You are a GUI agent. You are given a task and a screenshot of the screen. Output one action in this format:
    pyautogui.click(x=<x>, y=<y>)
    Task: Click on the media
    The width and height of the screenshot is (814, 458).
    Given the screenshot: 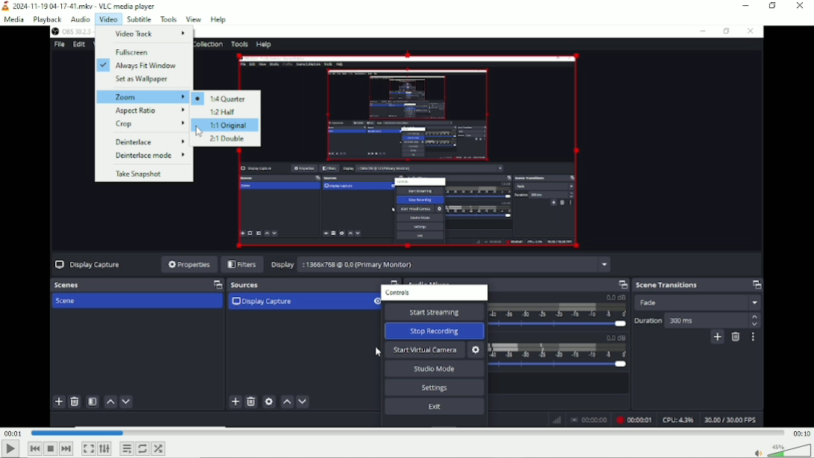 What is the action you would take?
    pyautogui.click(x=16, y=19)
    